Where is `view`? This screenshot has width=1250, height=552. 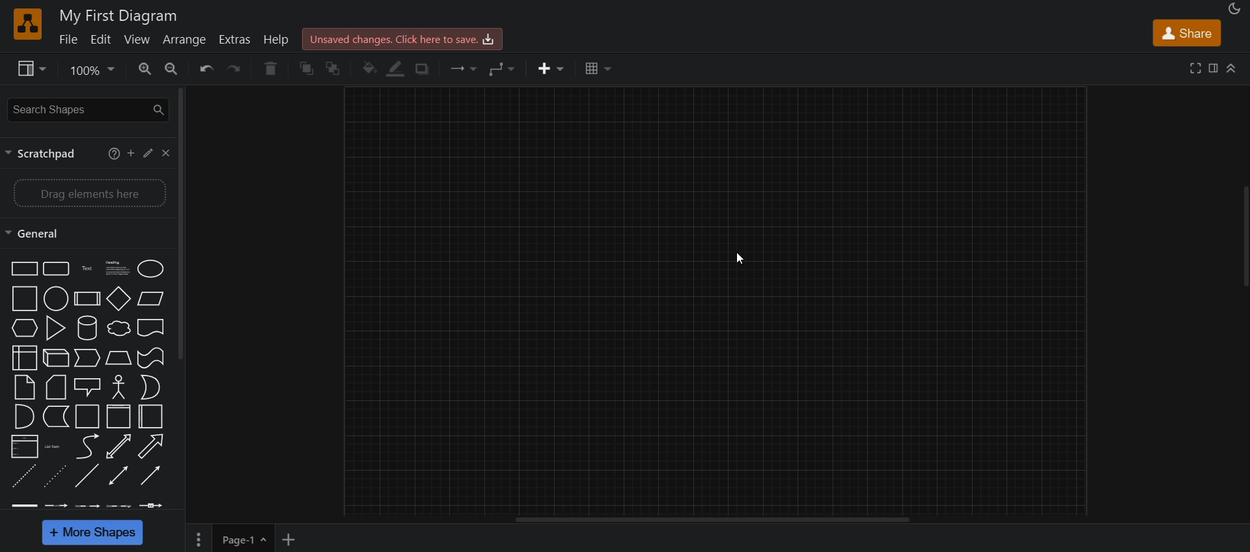 view is located at coordinates (137, 40).